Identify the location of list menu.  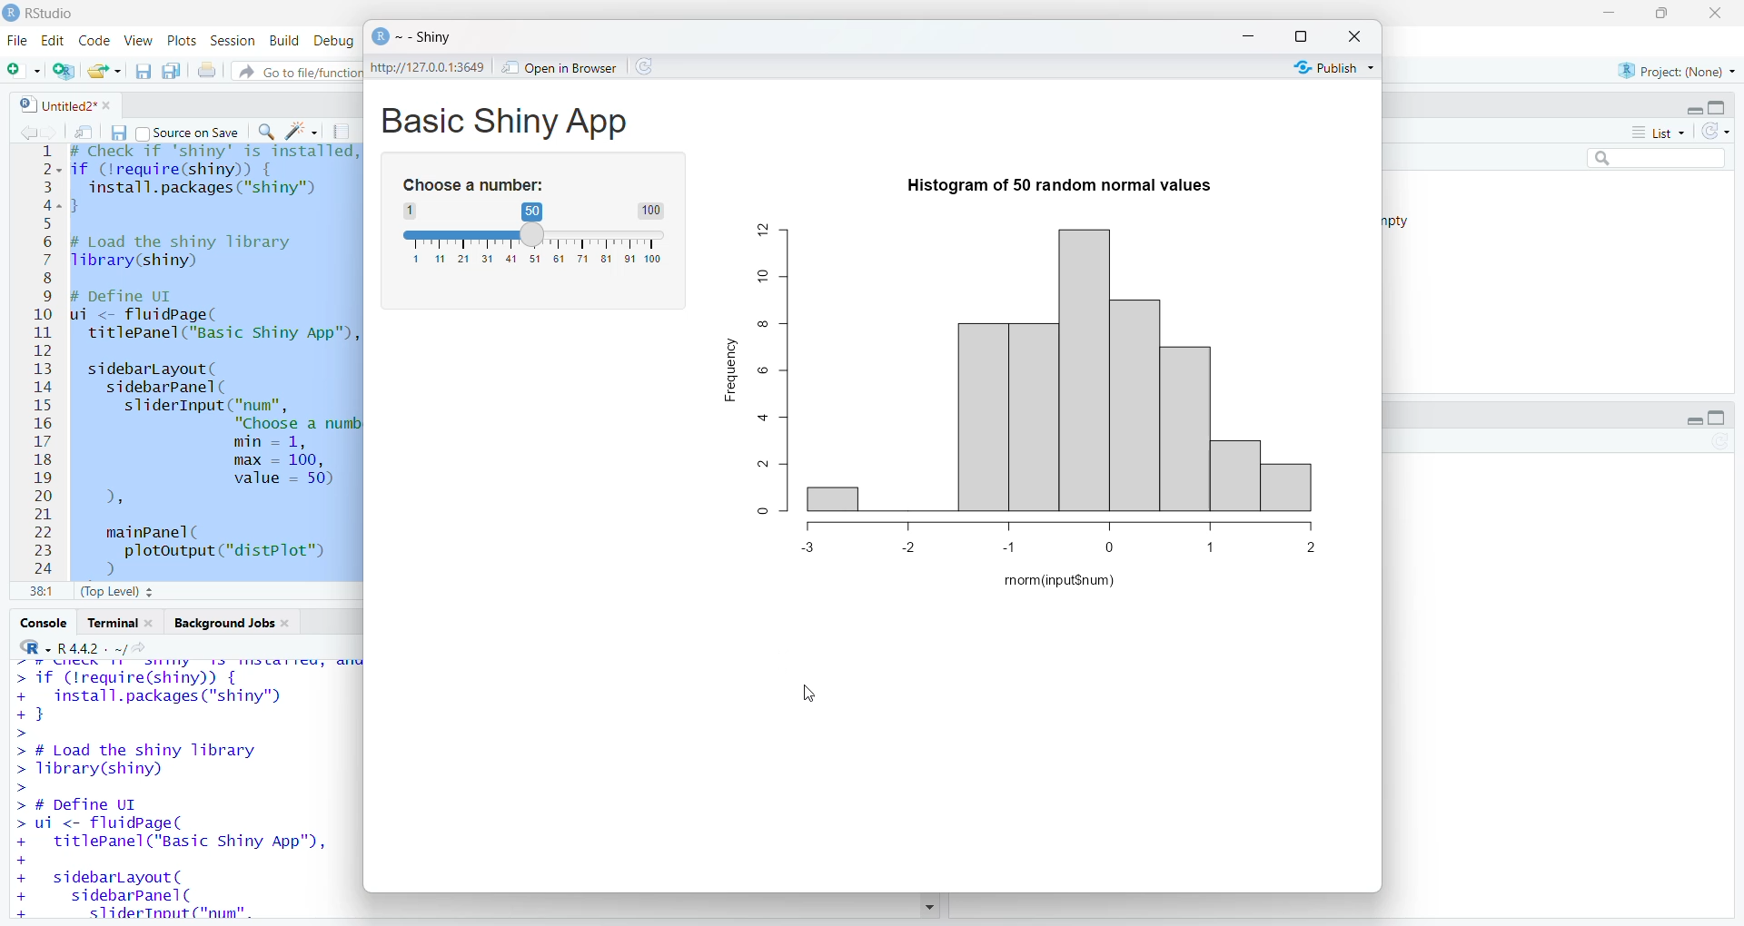
(1660, 132).